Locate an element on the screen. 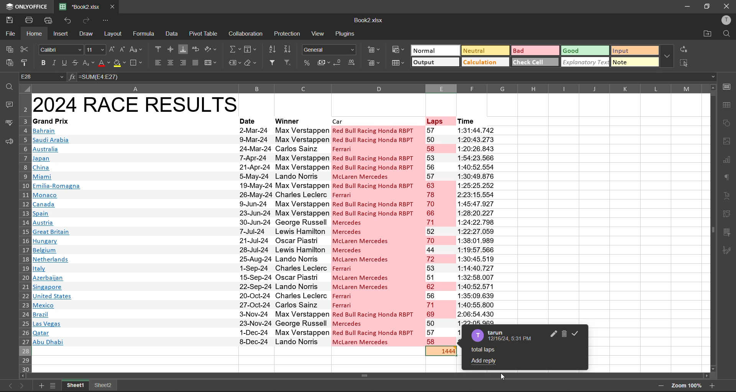 The height and width of the screenshot is (392, 736). Country names is located at coordinates (58, 236).